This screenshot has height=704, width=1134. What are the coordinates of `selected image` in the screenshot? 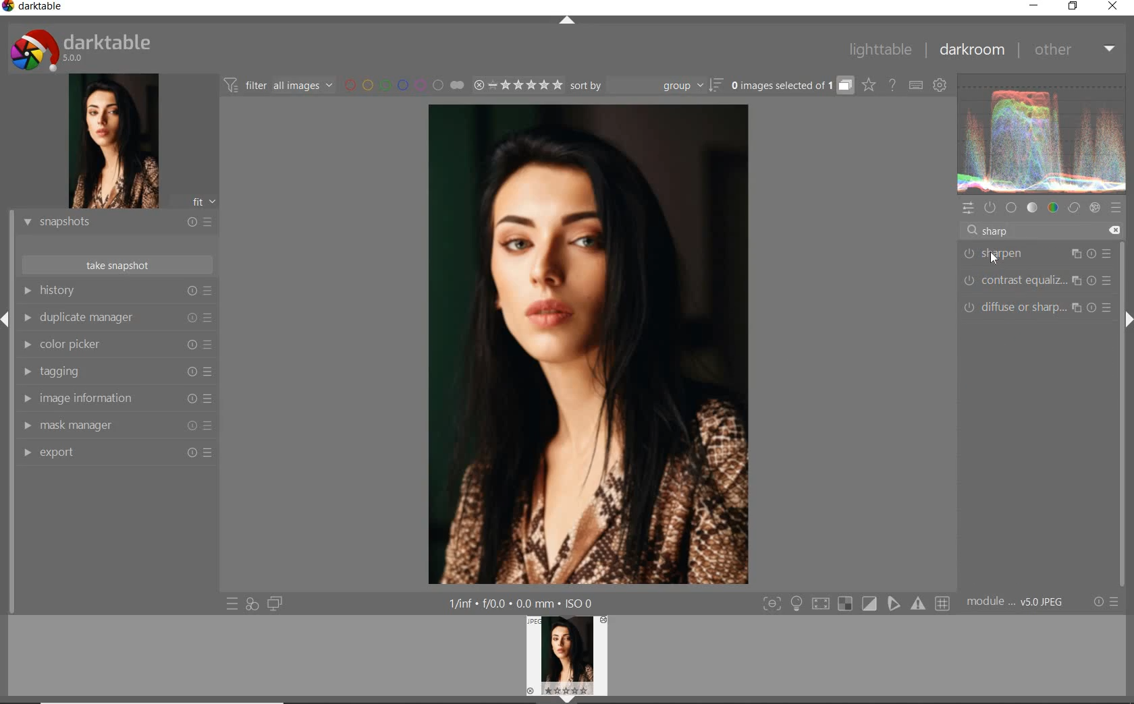 It's located at (589, 345).